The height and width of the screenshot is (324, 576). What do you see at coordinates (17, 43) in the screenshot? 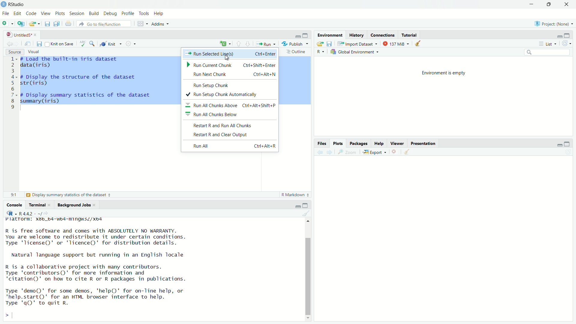
I see `Go to next location` at bounding box center [17, 43].